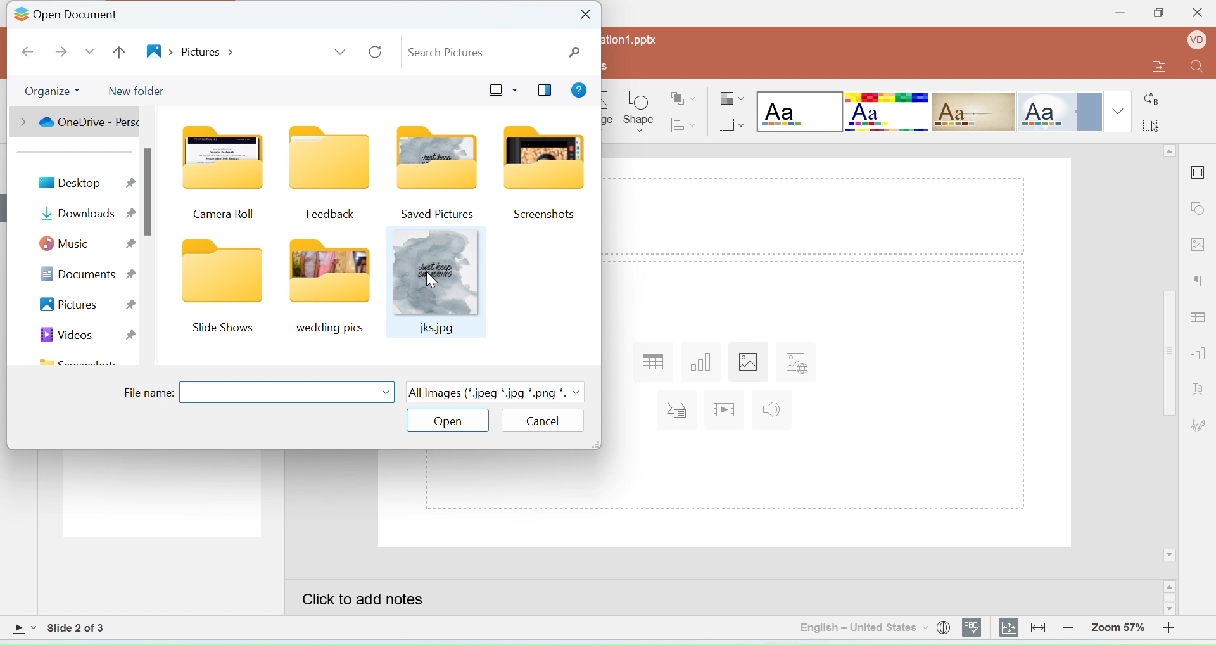  Describe the element at coordinates (724, 597) in the screenshot. I see `Click to add notes` at that location.